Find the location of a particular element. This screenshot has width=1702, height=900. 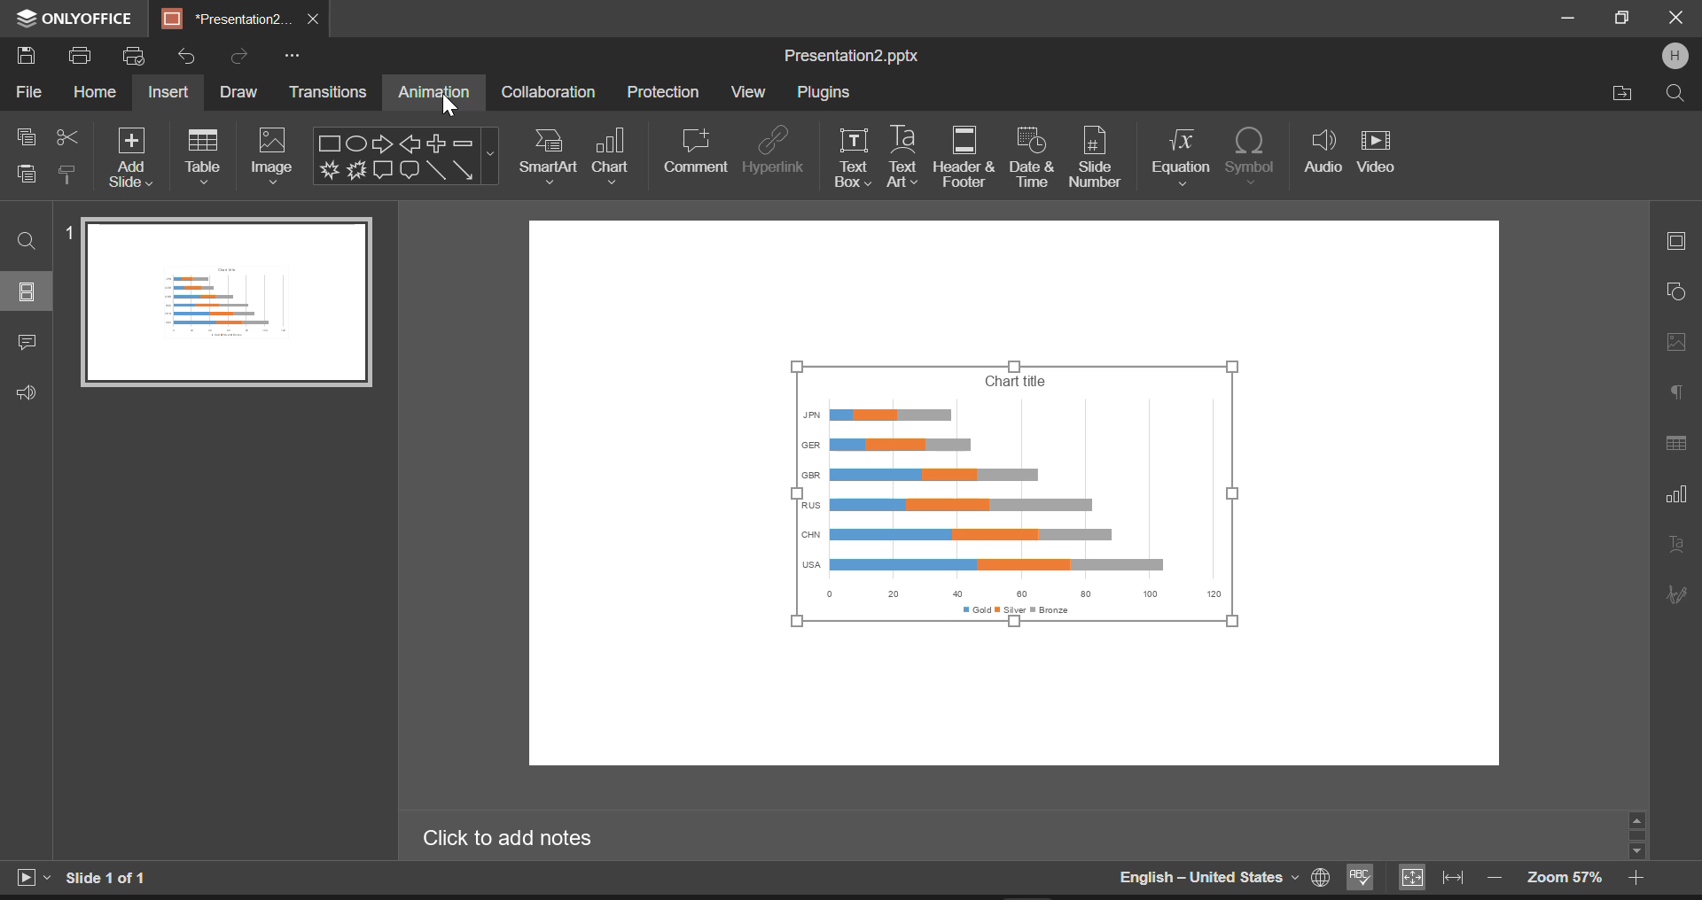

More Options is located at coordinates (292, 55).